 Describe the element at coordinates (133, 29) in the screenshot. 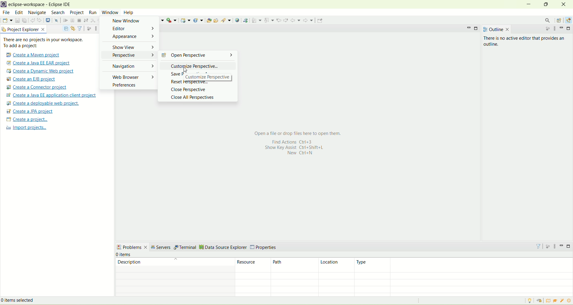

I see `editor` at that location.